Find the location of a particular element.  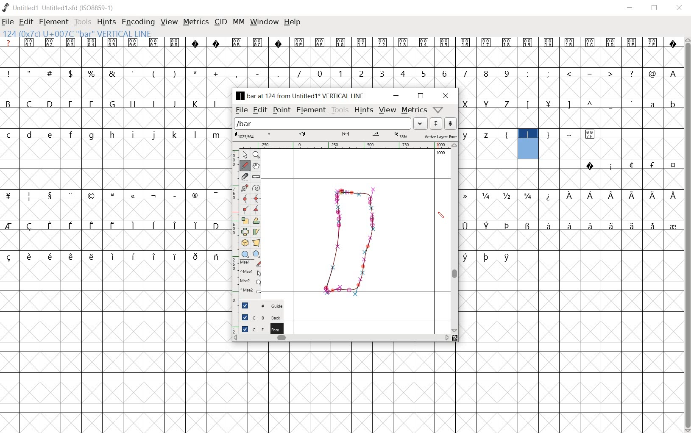

pointer is located at coordinates (244, 155).